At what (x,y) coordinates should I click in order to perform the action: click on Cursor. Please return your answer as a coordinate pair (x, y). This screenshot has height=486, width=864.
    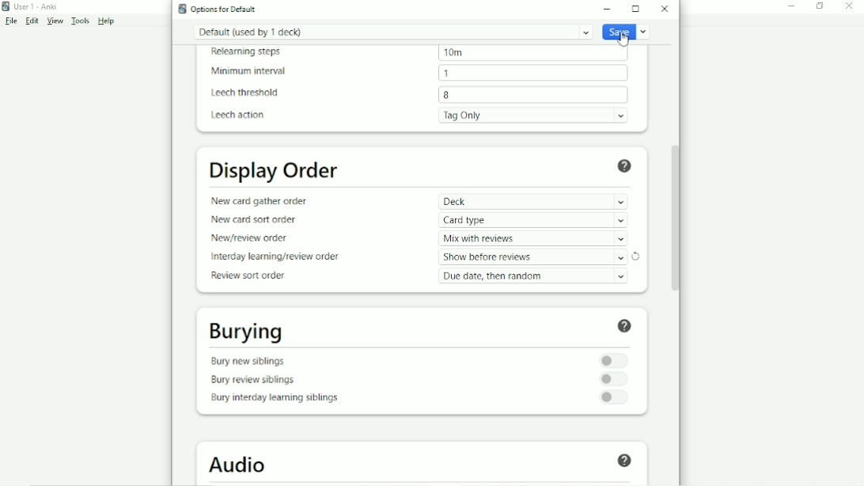
    Looking at the image, I should click on (623, 40).